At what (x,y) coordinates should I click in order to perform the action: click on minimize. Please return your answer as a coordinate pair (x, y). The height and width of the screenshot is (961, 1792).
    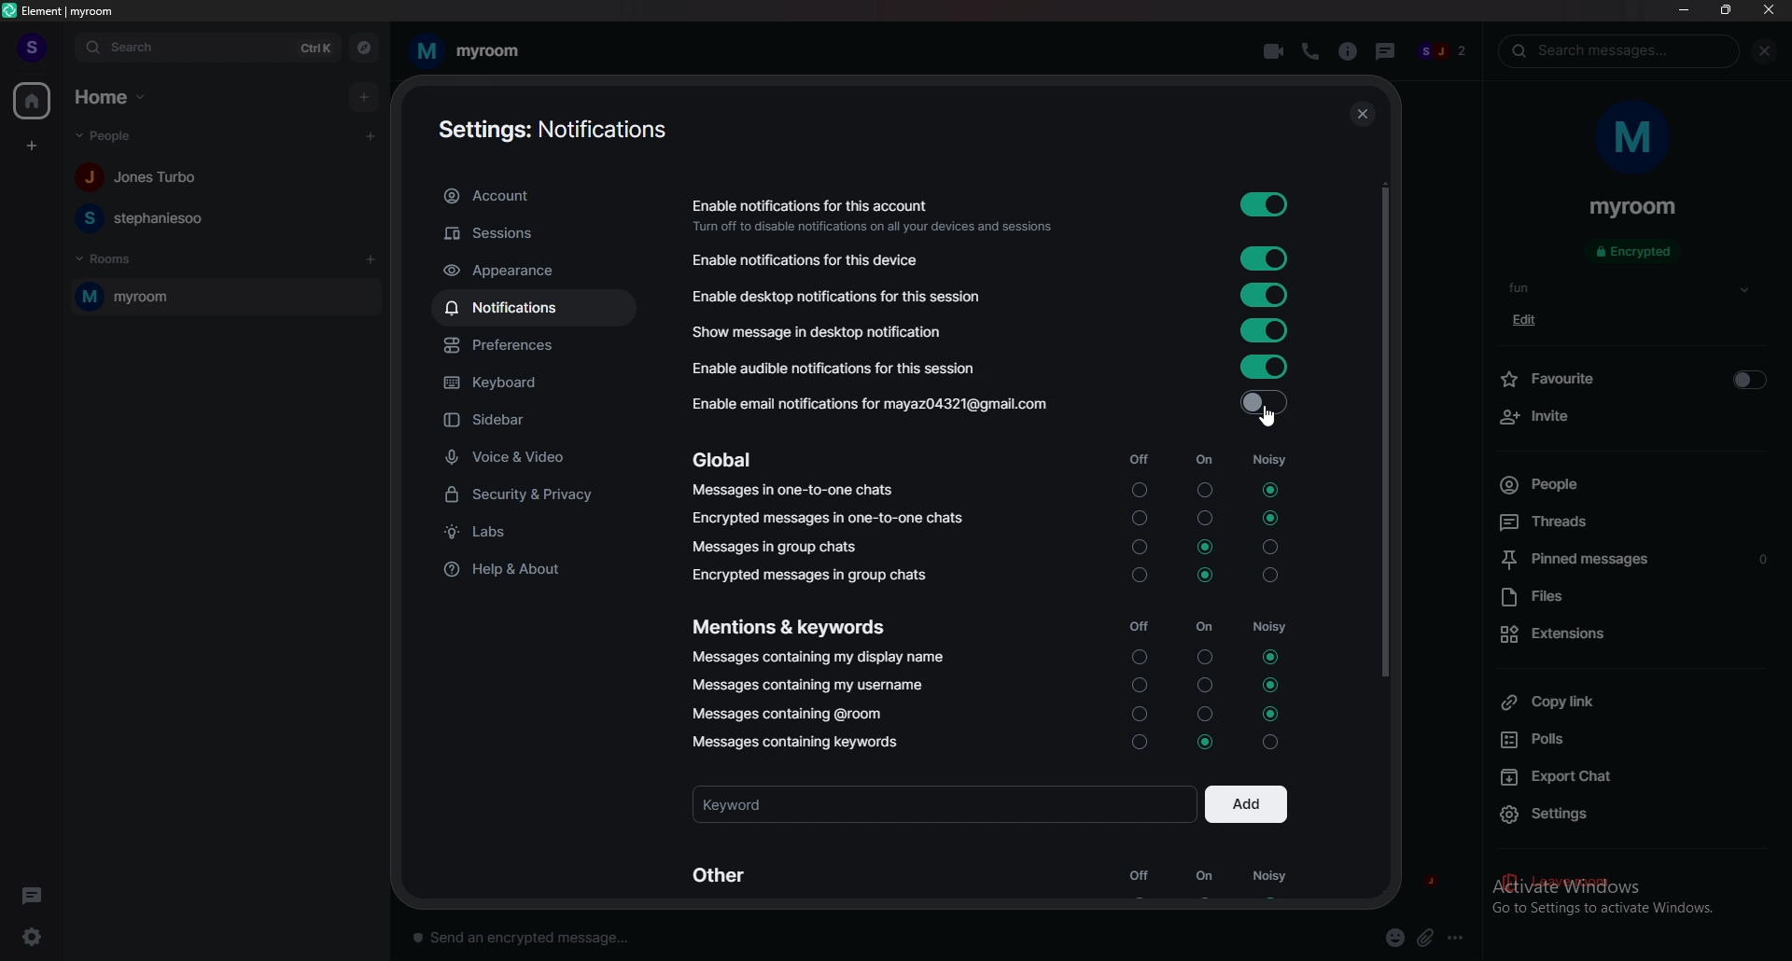
    Looking at the image, I should click on (1684, 9).